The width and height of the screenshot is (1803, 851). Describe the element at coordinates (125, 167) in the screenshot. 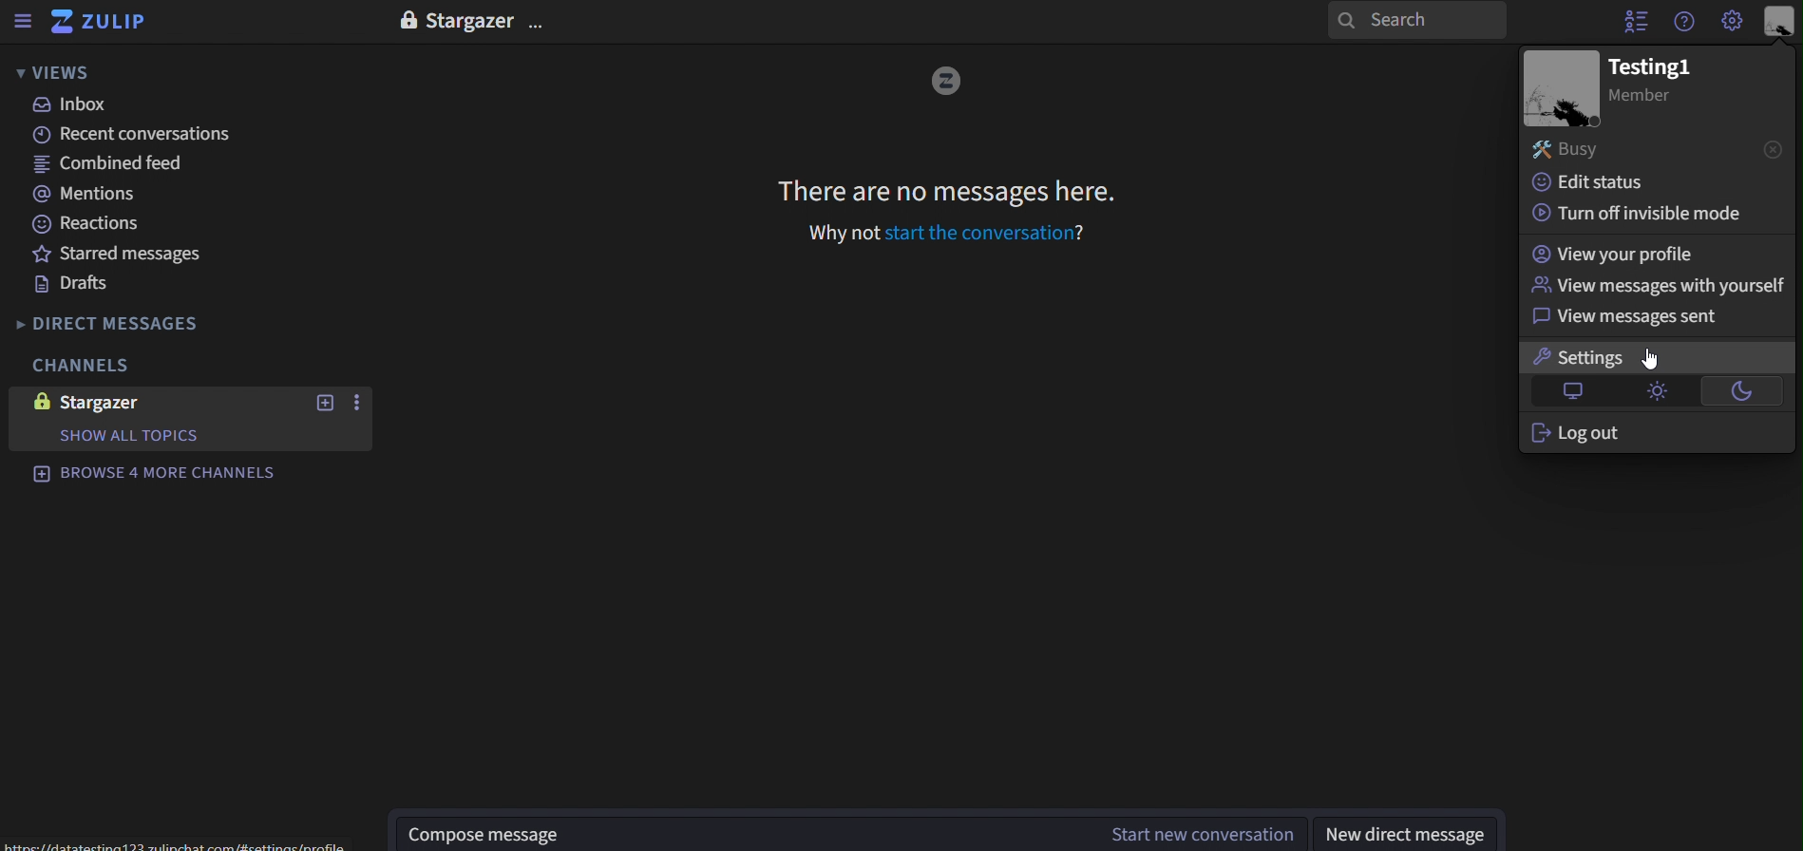

I see `combined feed` at that location.